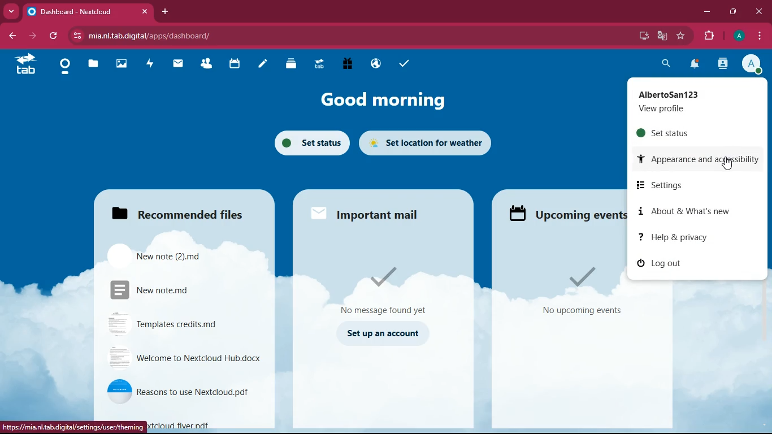 The image size is (772, 434). Describe the element at coordinates (287, 64) in the screenshot. I see `layers` at that location.